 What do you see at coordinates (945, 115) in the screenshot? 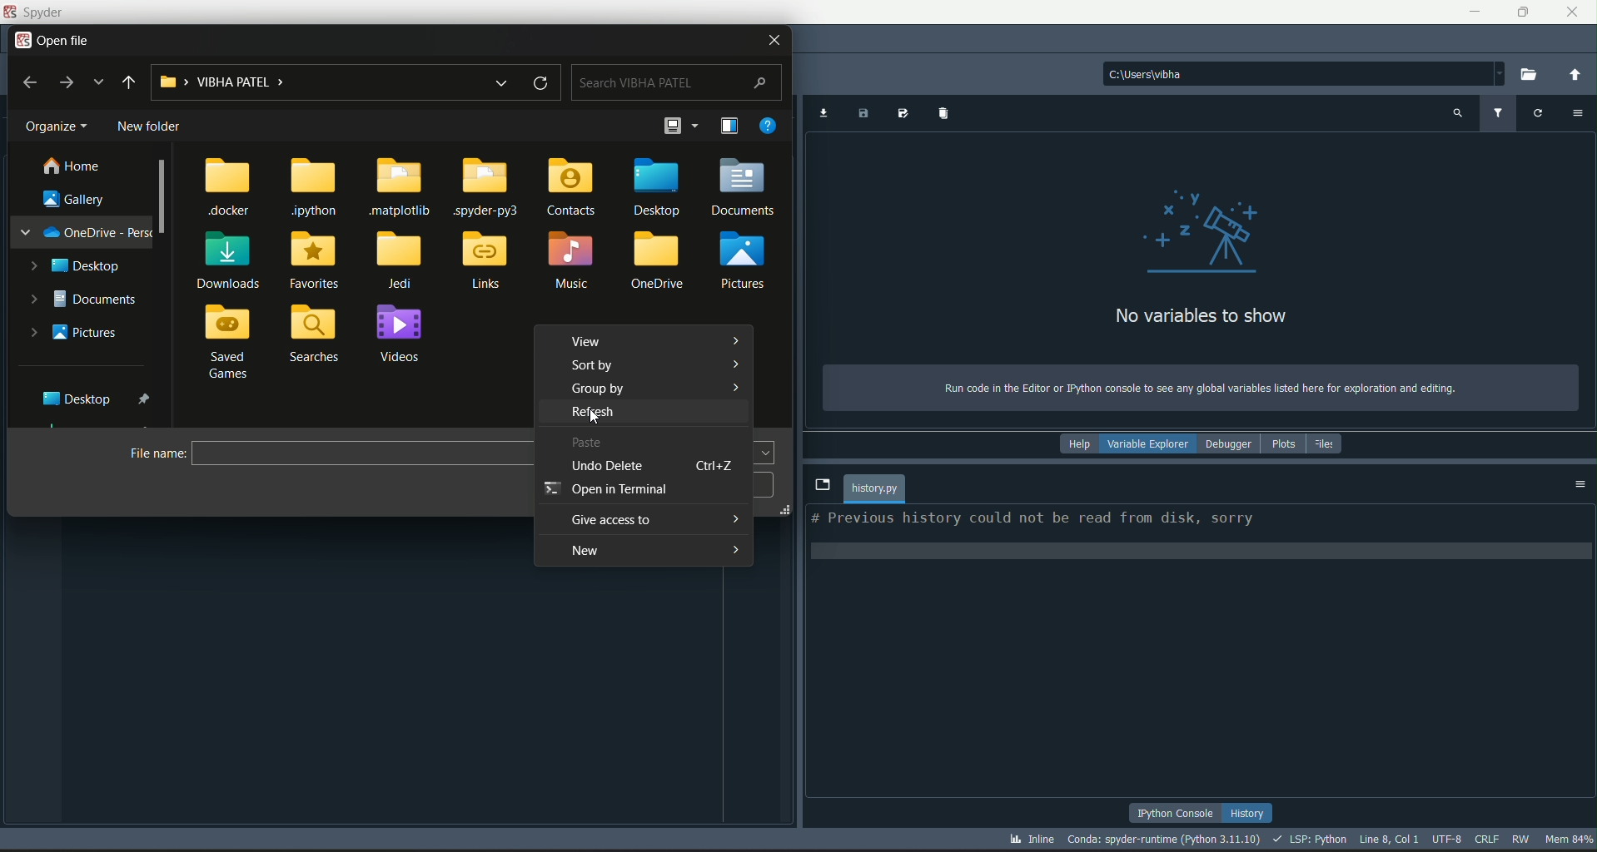
I see `remove variables` at bounding box center [945, 115].